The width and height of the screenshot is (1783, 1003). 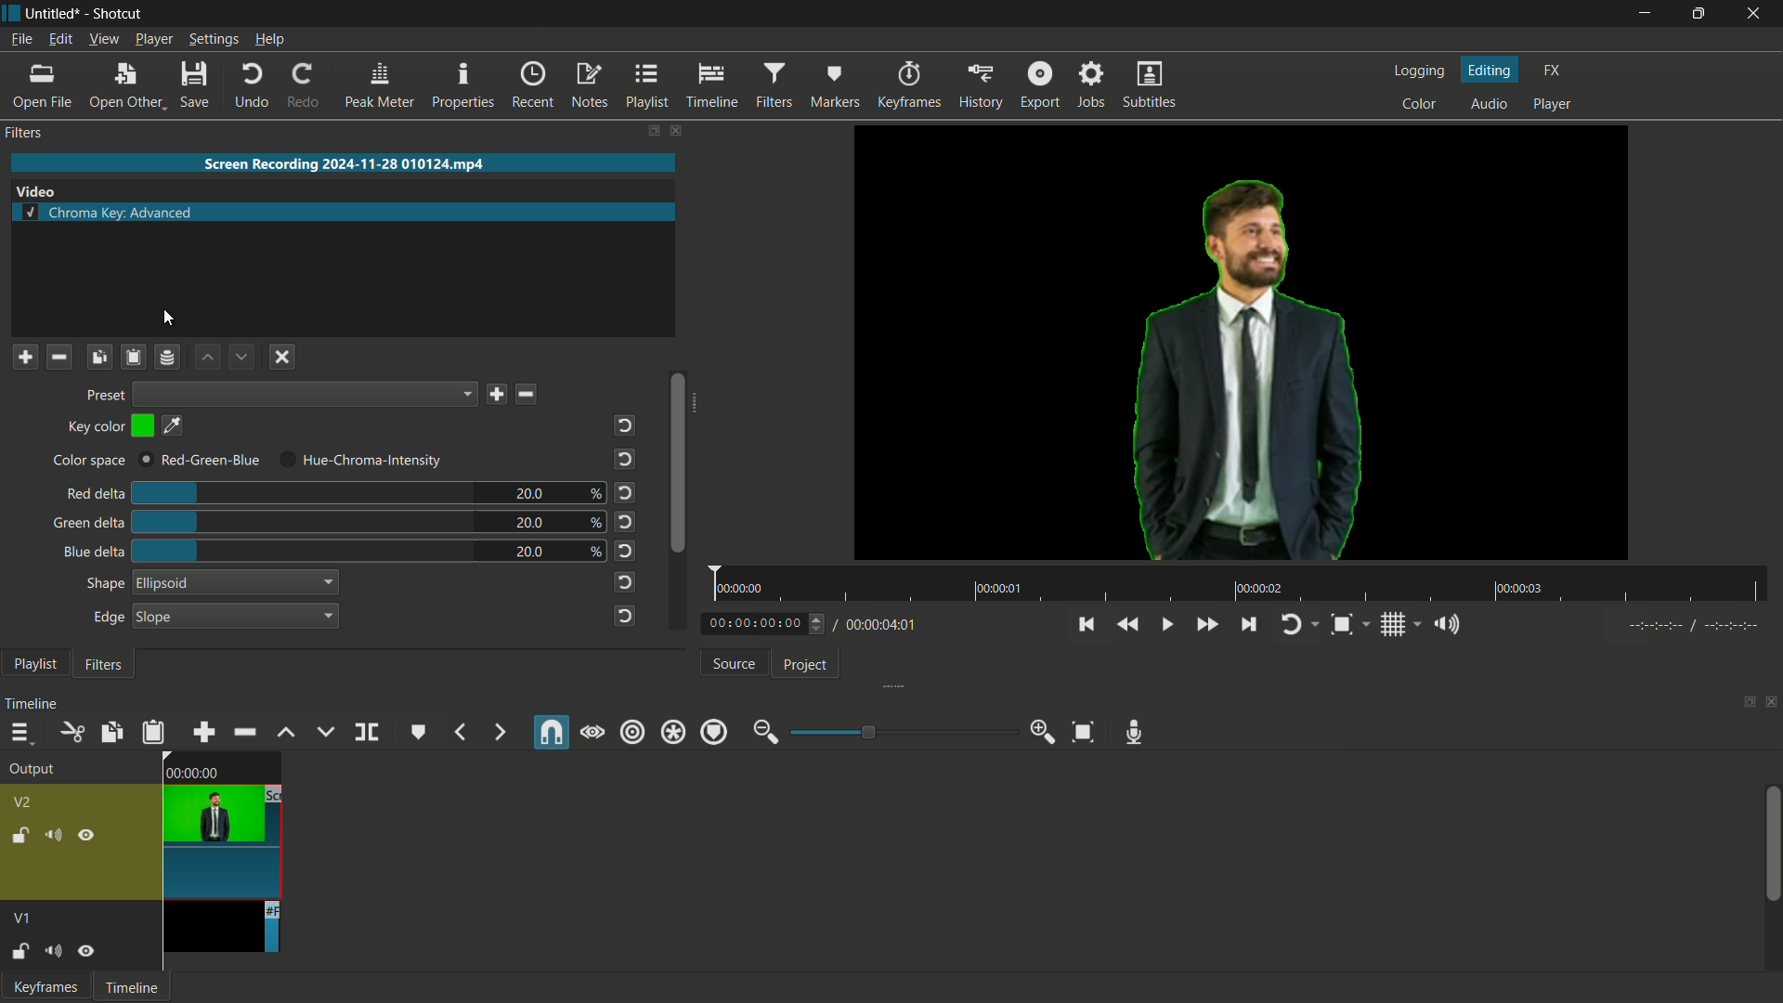 I want to click on Color space, so click(x=88, y=461).